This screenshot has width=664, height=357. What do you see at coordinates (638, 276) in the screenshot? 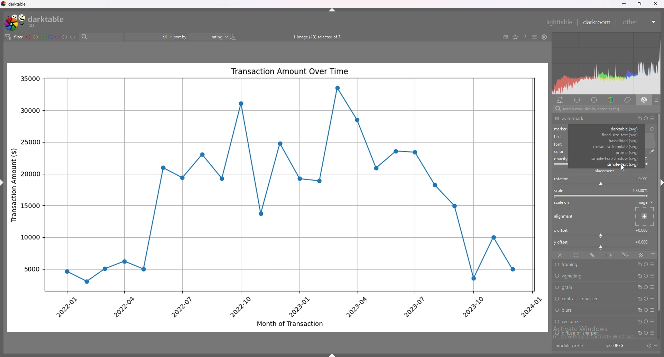
I see `multiple instances action` at bounding box center [638, 276].